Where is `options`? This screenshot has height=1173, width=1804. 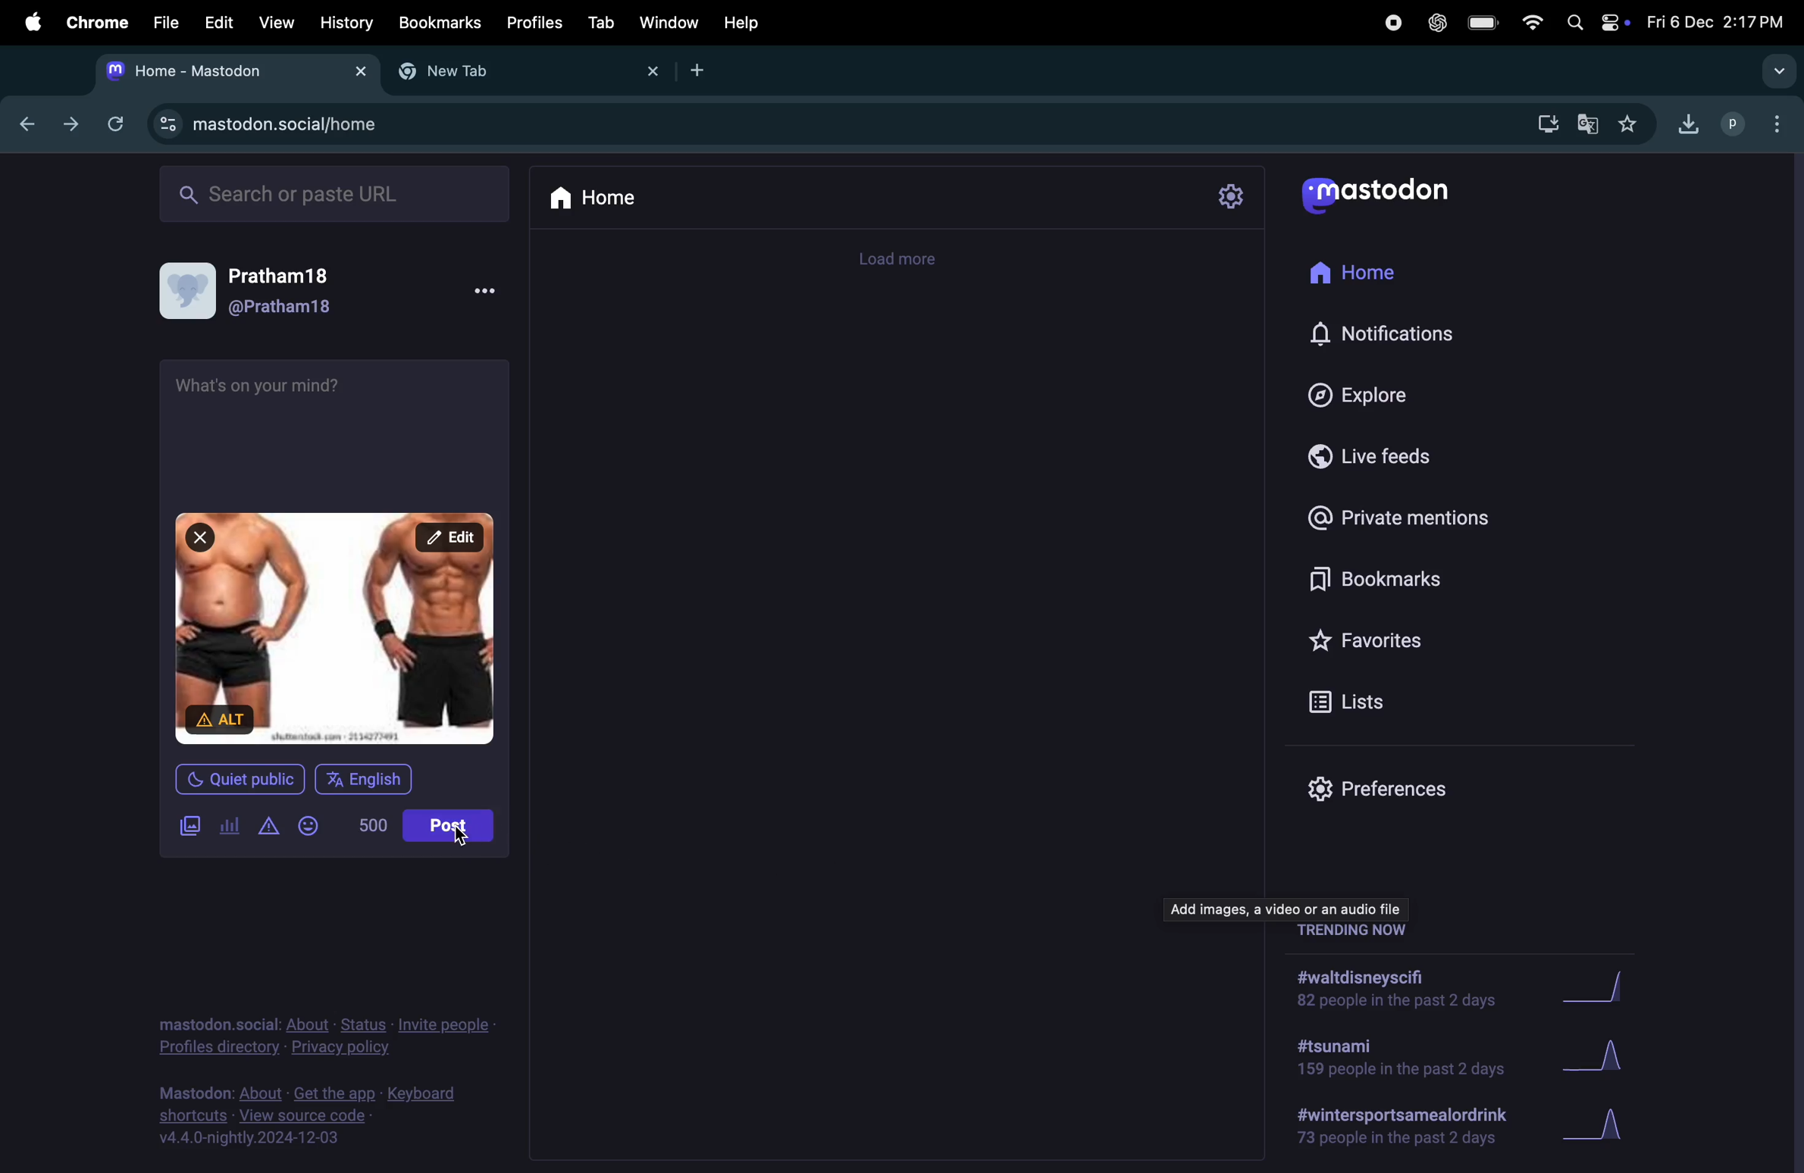 options is located at coordinates (1783, 127).